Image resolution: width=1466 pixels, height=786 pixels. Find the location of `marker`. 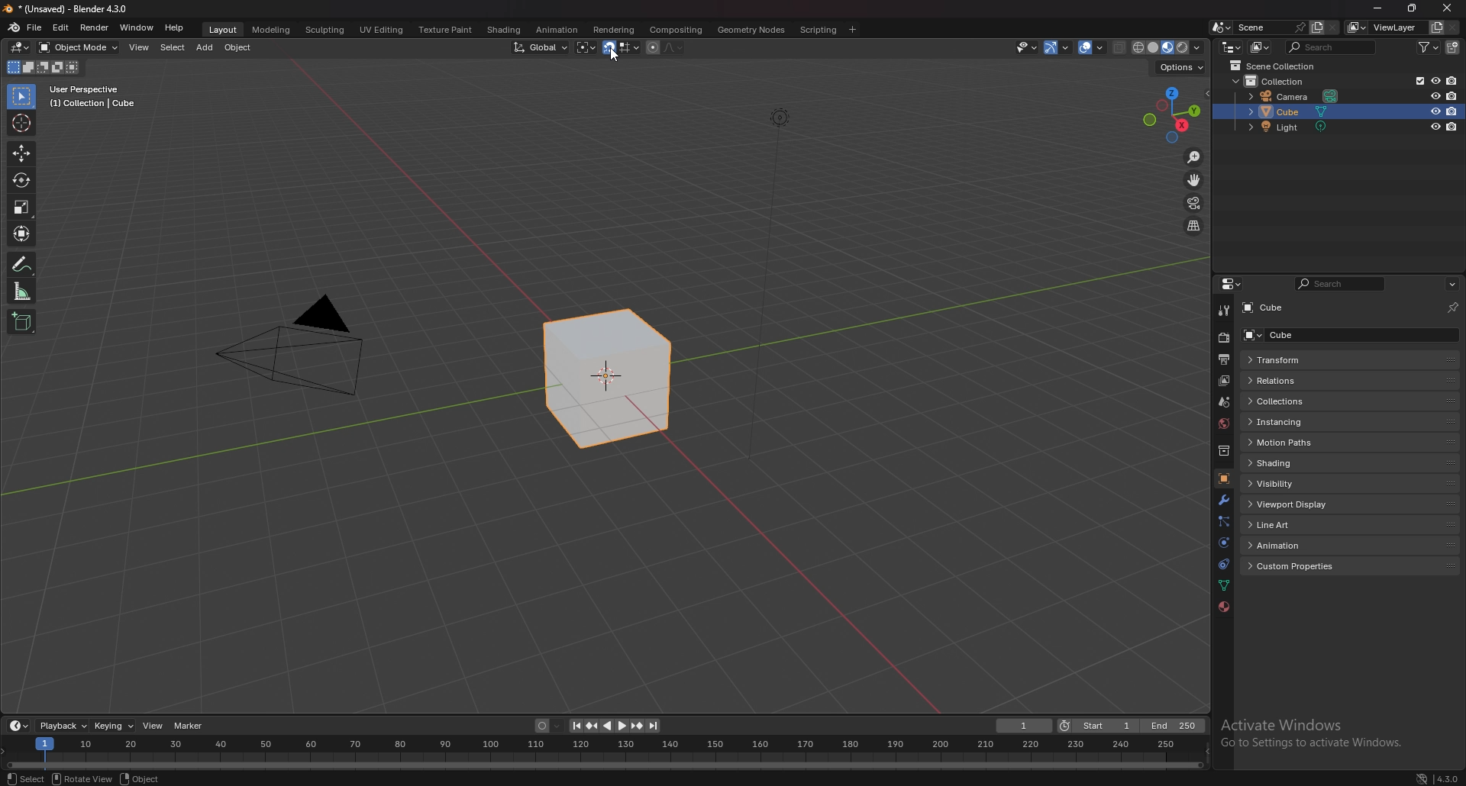

marker is located at coordinates (192, 726).